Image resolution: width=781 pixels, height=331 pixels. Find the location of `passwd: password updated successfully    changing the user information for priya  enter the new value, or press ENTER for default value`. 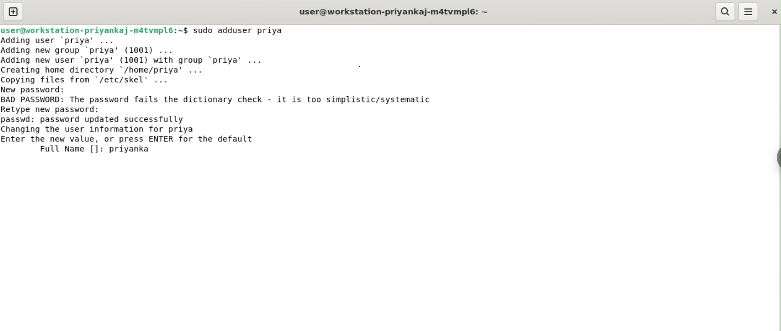

passwd: password updated successfully    changing the user information for priya  enter the new value, or press ENTER for default value is located at coordinates (147, 128).